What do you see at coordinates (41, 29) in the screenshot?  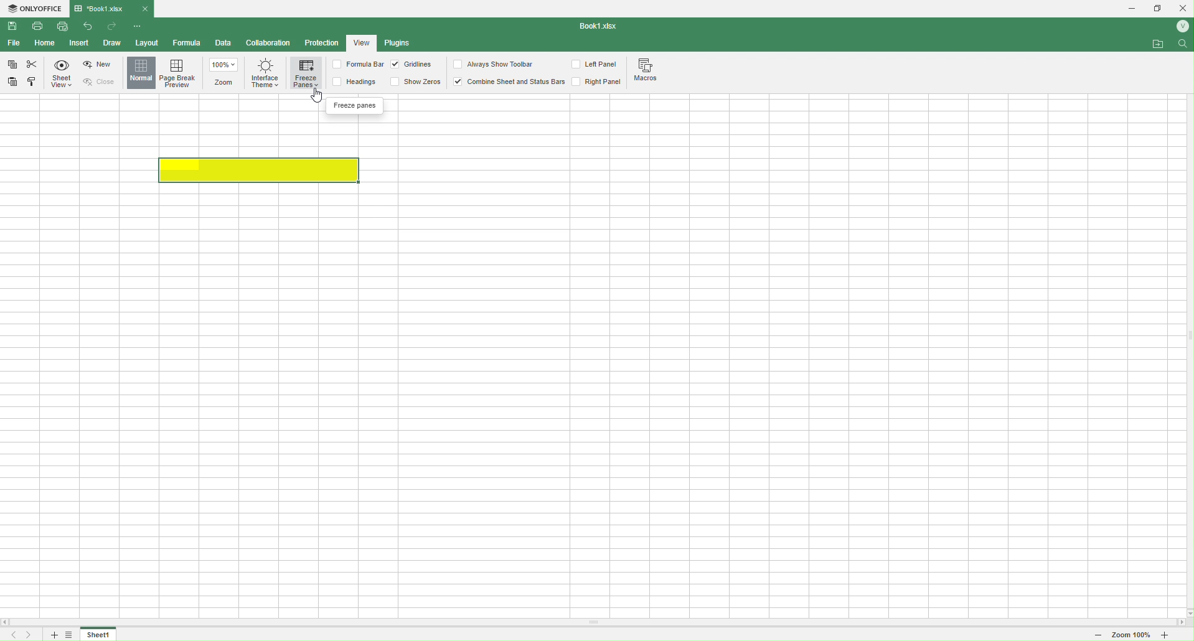 I see `Print File` at bounding box center [41, 29].